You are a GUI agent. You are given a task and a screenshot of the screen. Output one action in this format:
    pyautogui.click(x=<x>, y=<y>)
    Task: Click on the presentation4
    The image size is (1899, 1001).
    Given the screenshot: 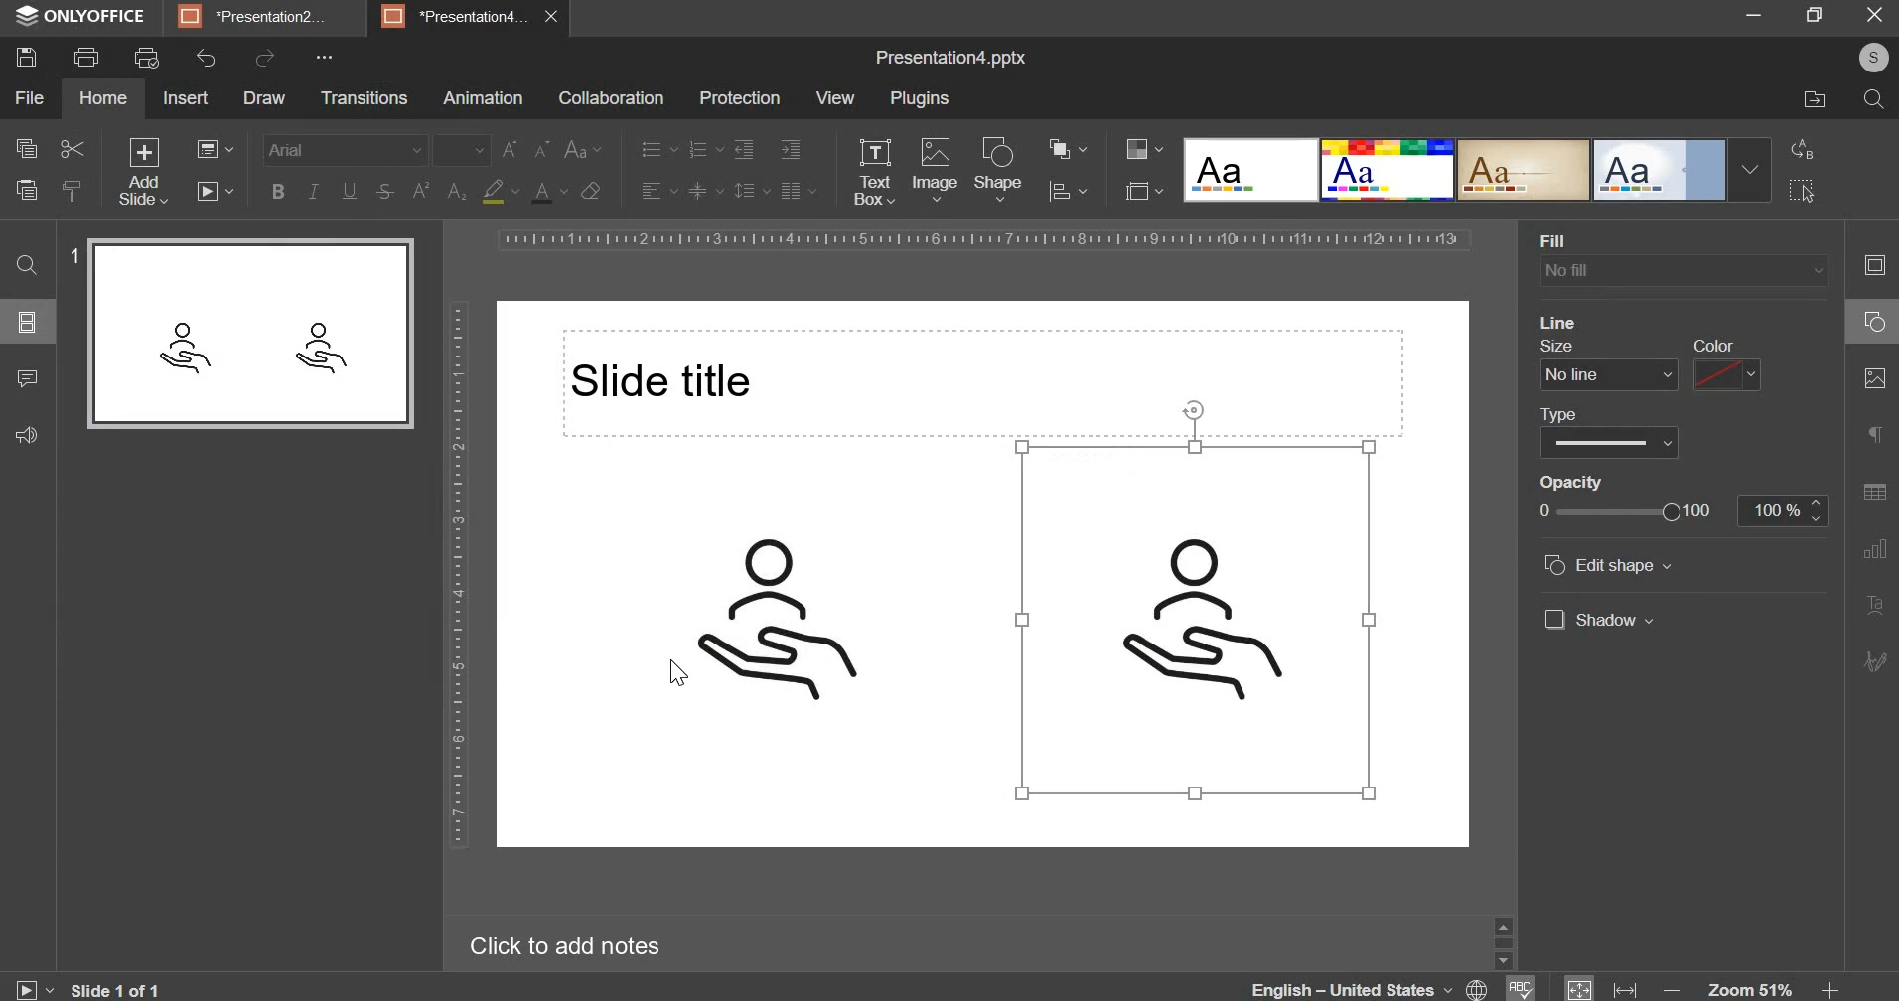 What is the action you would take?
    pyautogui.click(x=455, y=18)
    